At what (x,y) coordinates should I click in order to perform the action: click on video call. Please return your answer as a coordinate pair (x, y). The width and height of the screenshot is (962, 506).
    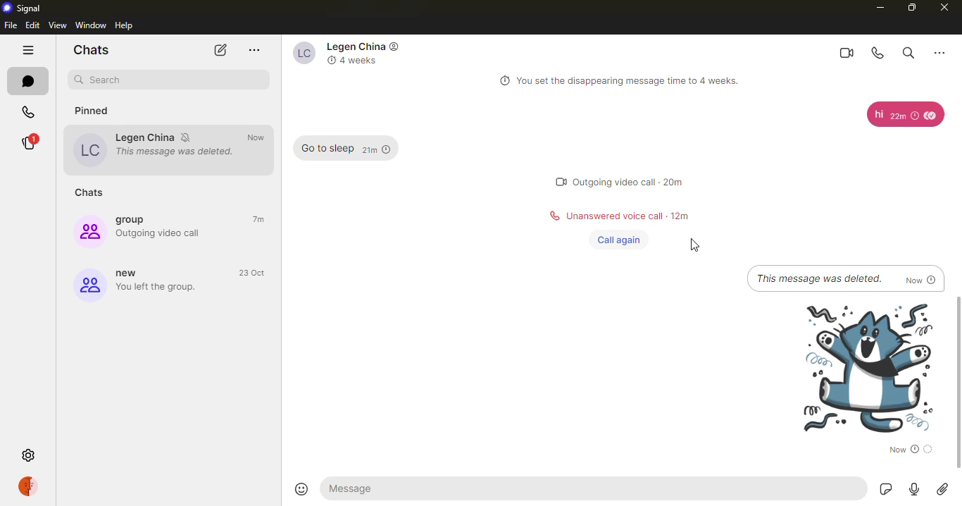
    Looking at the image, I should click on (842, 52).